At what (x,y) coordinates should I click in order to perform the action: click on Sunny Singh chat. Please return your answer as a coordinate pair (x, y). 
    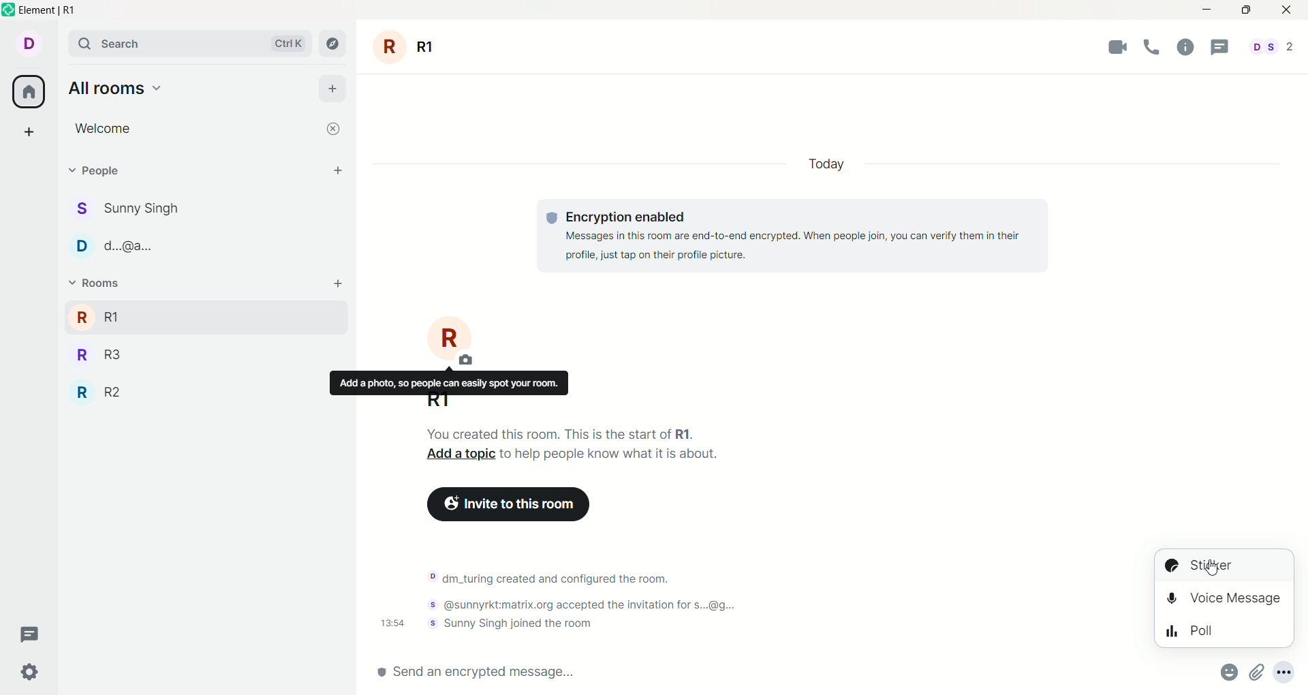
    Looking at the image, I should click on (125, 208).